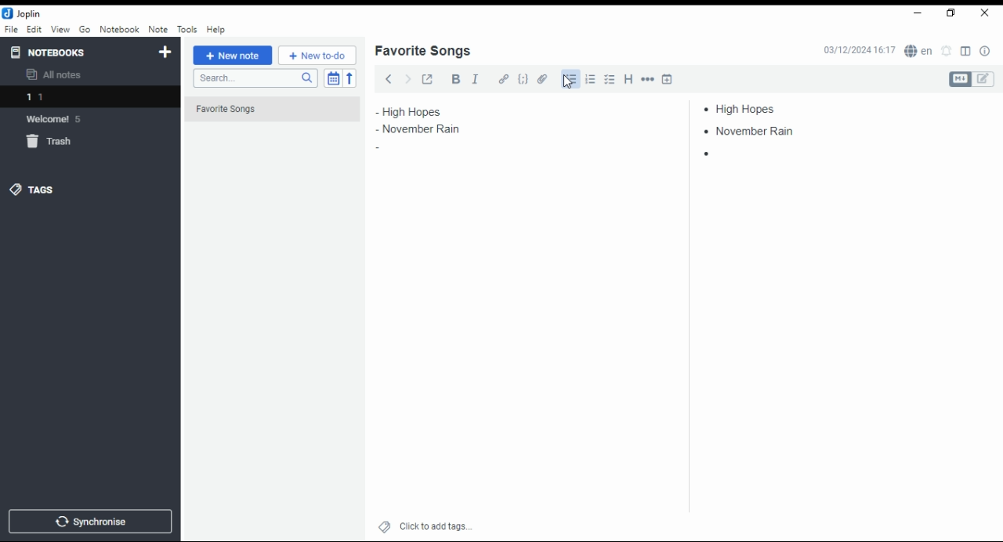 The height and width of the screenshot is (542, 1003). What do you see at coordinates (11, 28) in the screenshot?
I see `file` at bounding box center [11, 28].